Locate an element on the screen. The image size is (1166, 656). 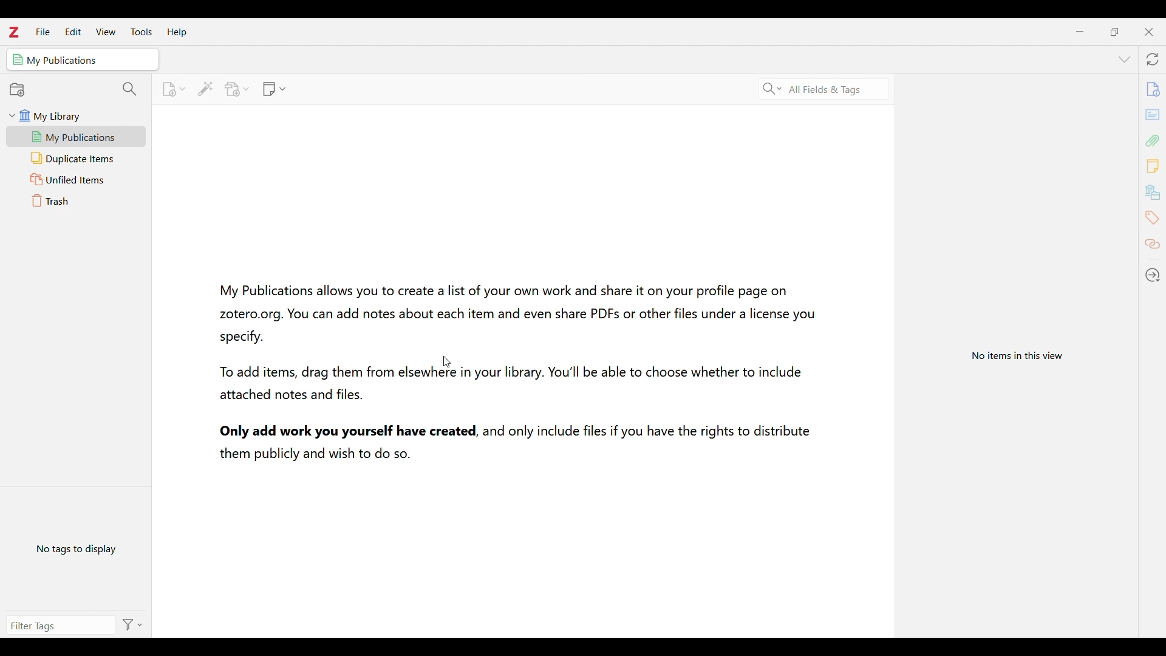
Add item/s by Identifier is located at coordinates (205, 89).